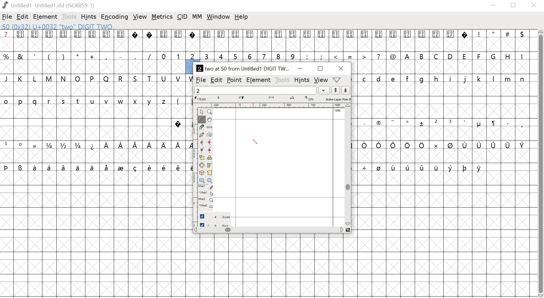 The image size is (544, 298). What do you see at coordinates (209, 143) in the screenshot?
I see `HV curve` at bounding box center [209, 143].